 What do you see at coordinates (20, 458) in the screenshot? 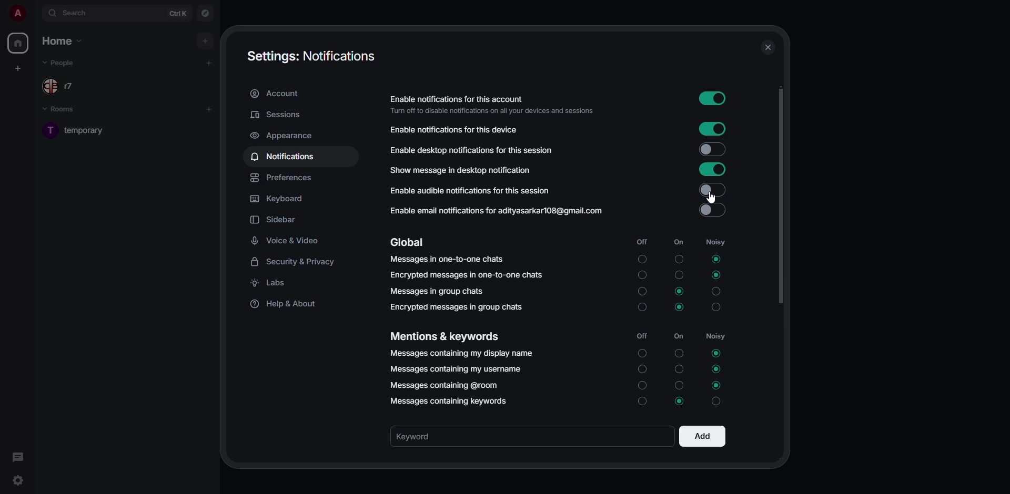
I see `threads` at bounding box center [20, 458].